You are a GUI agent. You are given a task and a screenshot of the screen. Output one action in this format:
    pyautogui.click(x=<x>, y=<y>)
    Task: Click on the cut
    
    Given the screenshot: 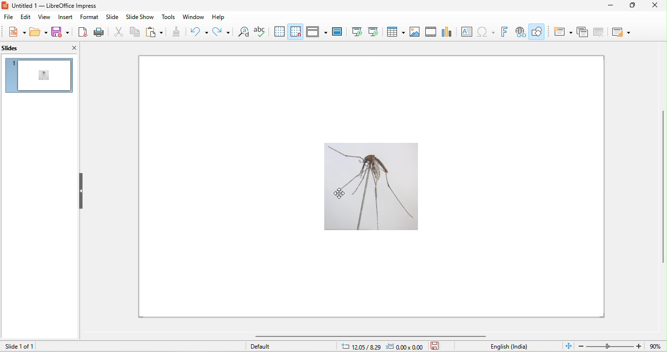 What is the action you would take?
    pyautogui.click(x=121, y=31)
    